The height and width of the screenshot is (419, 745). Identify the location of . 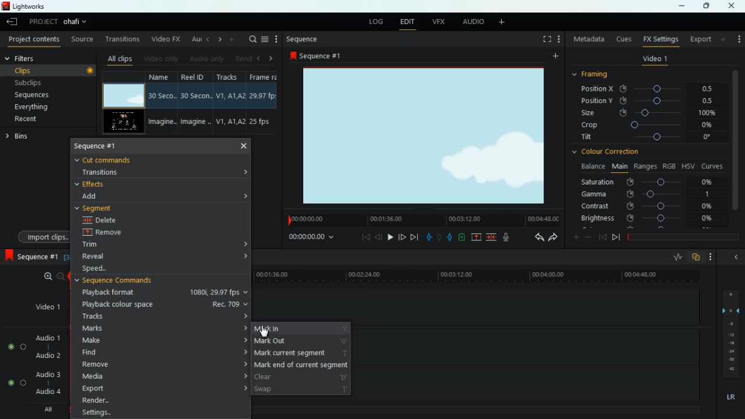
(731, 360).